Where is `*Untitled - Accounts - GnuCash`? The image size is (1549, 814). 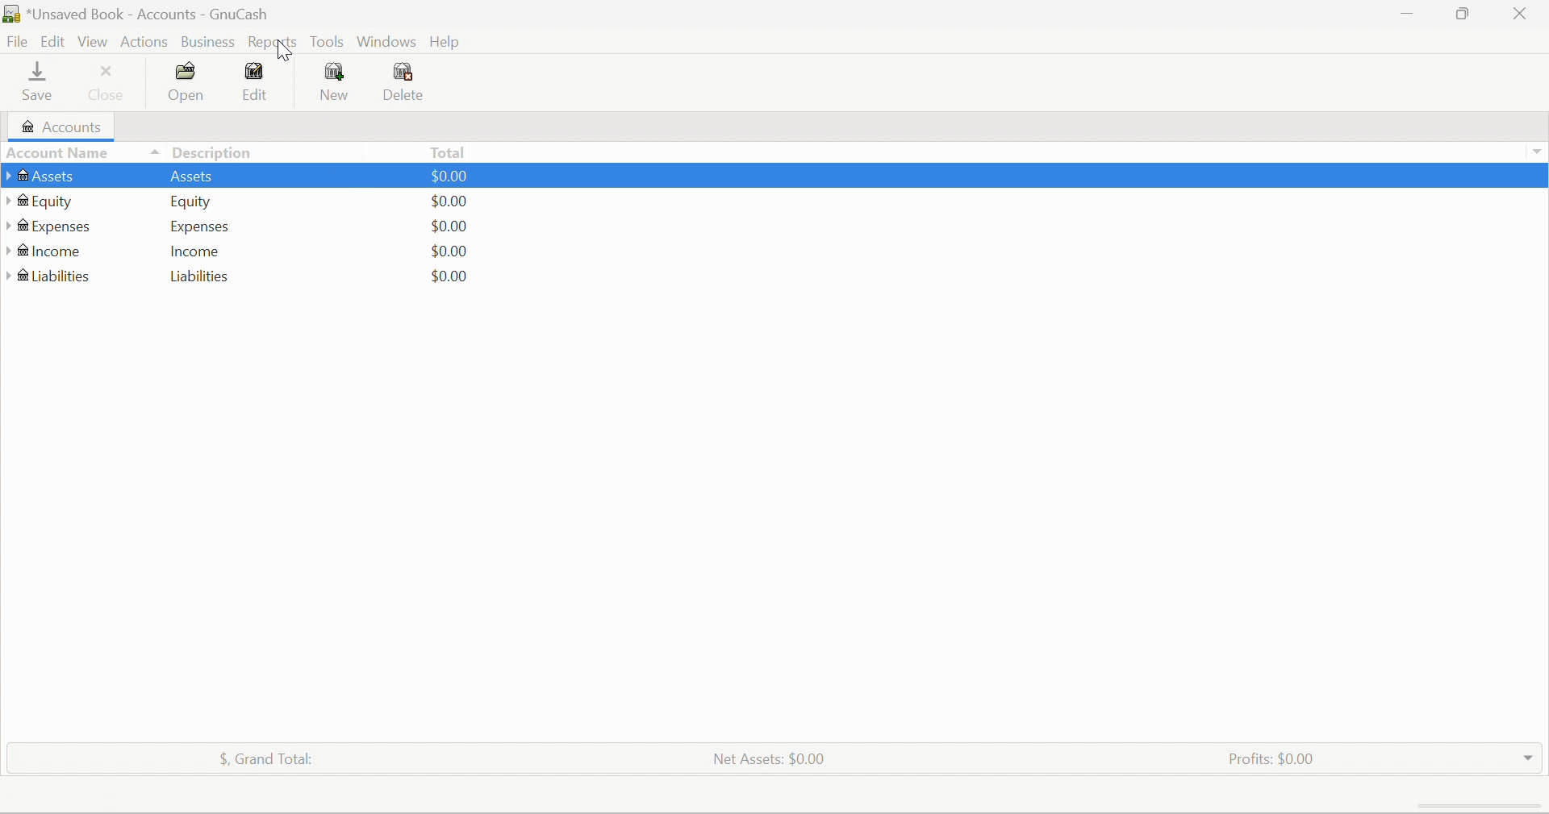
*Untitled - Accounts - GnuCash is located at coordinates (138, 13).